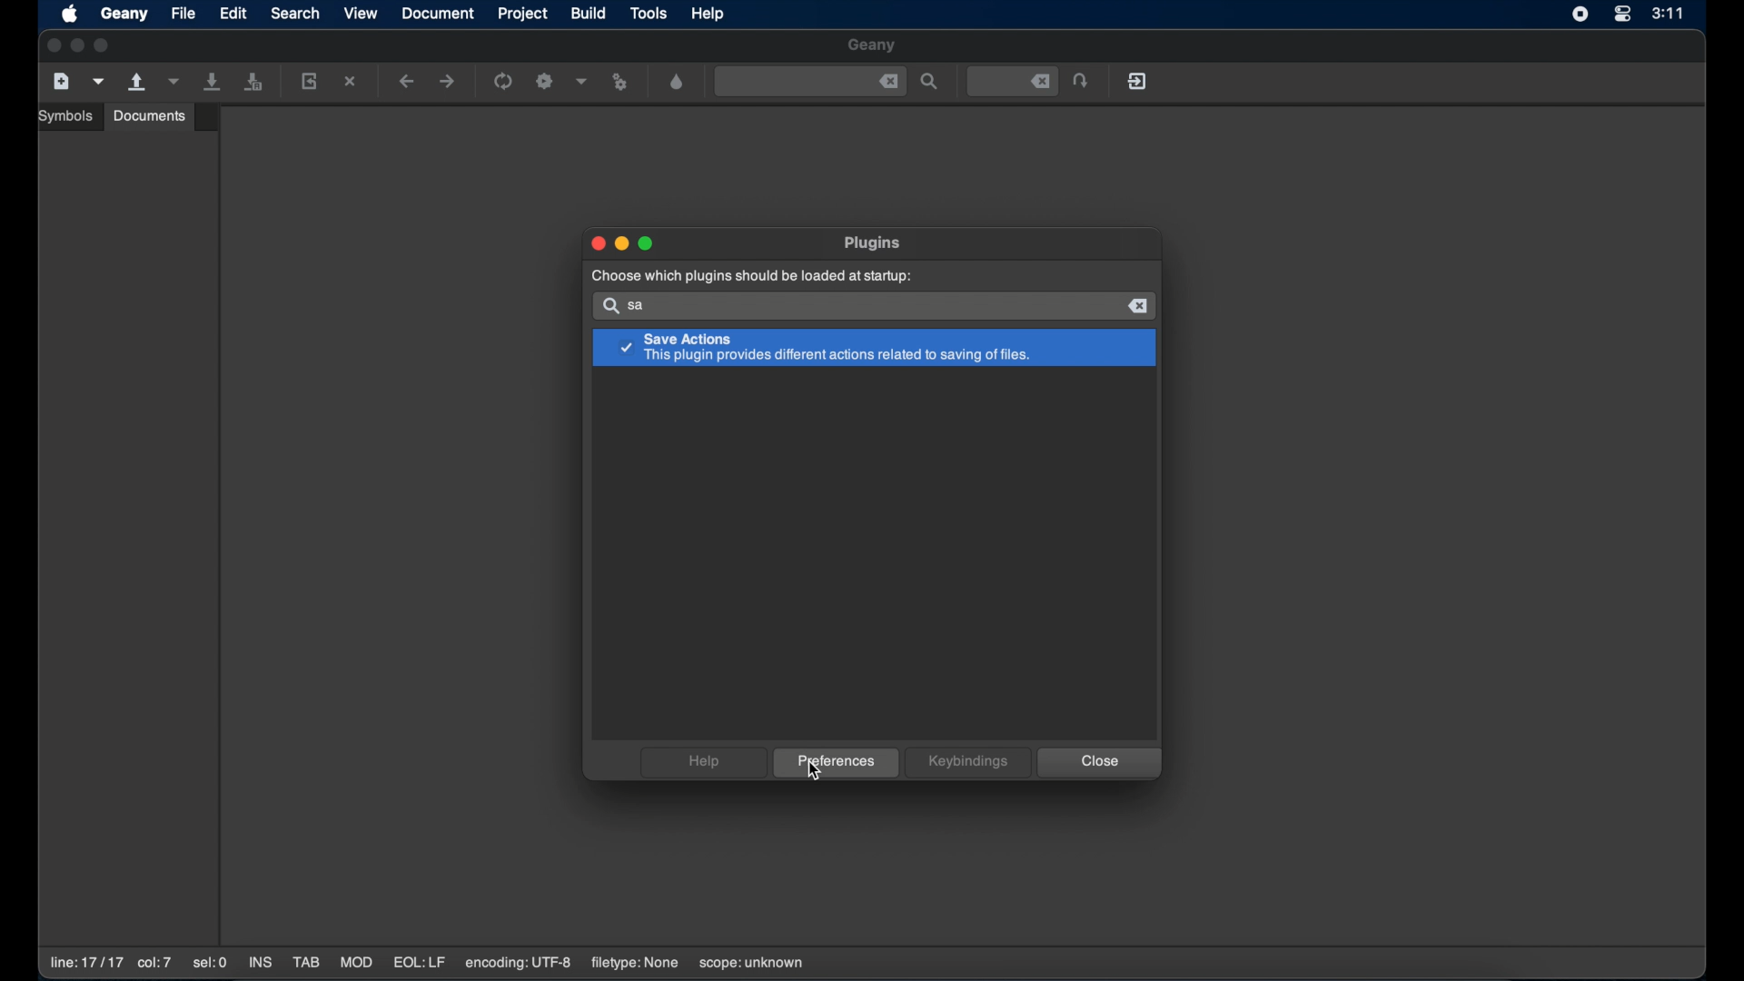 The width and height of the screenshot is (1744, 981). What do you see at coordinates (212, 964) in the screenshot?
I see `sel:0` at bounding box center [212, 964].